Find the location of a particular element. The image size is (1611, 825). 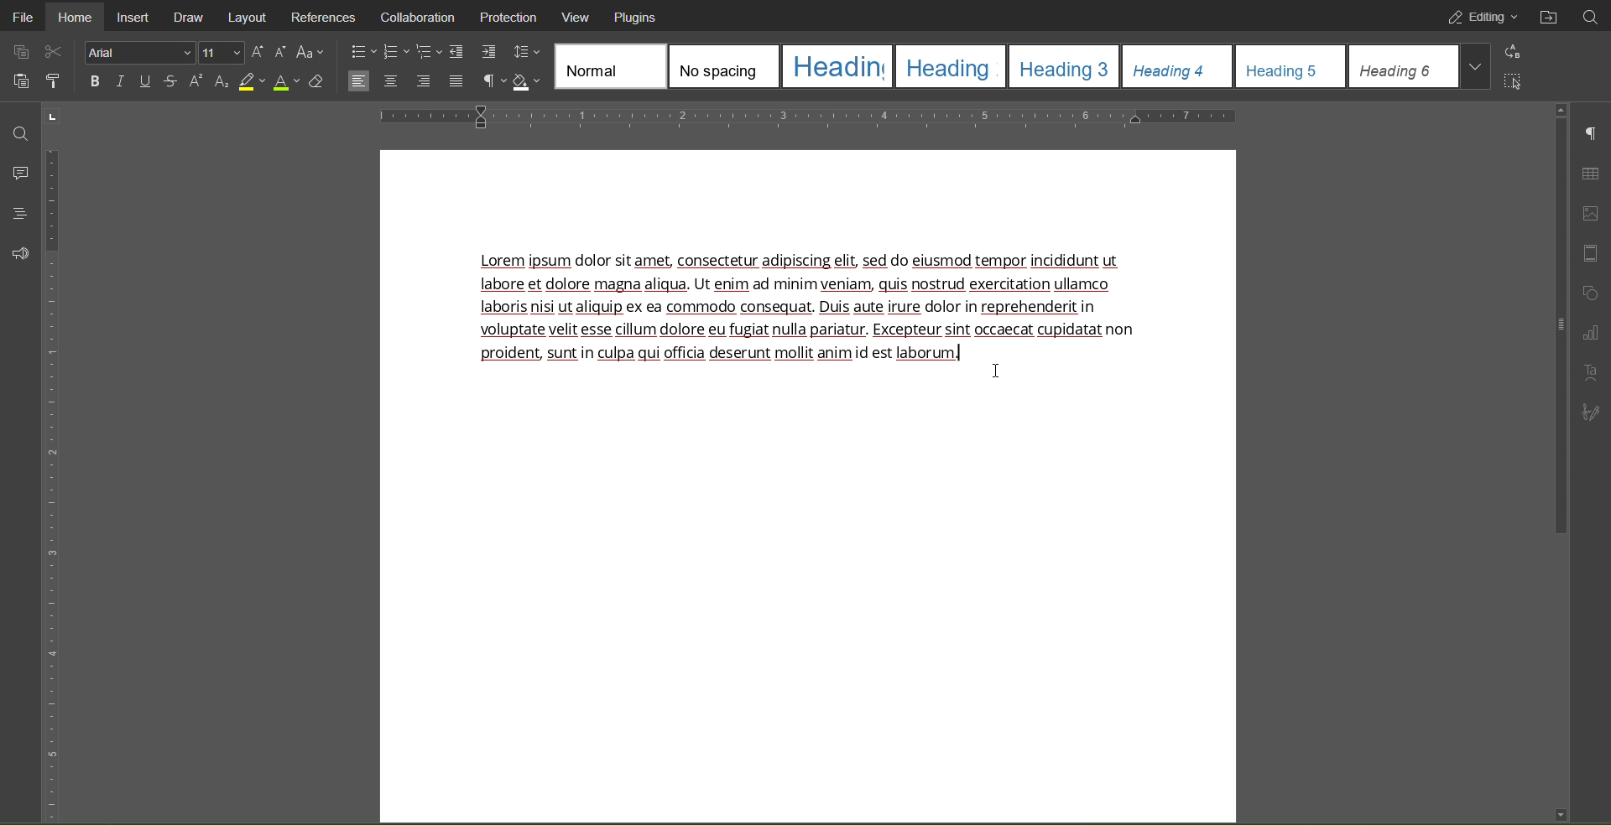

slider is located at coordinates (1553, 329).